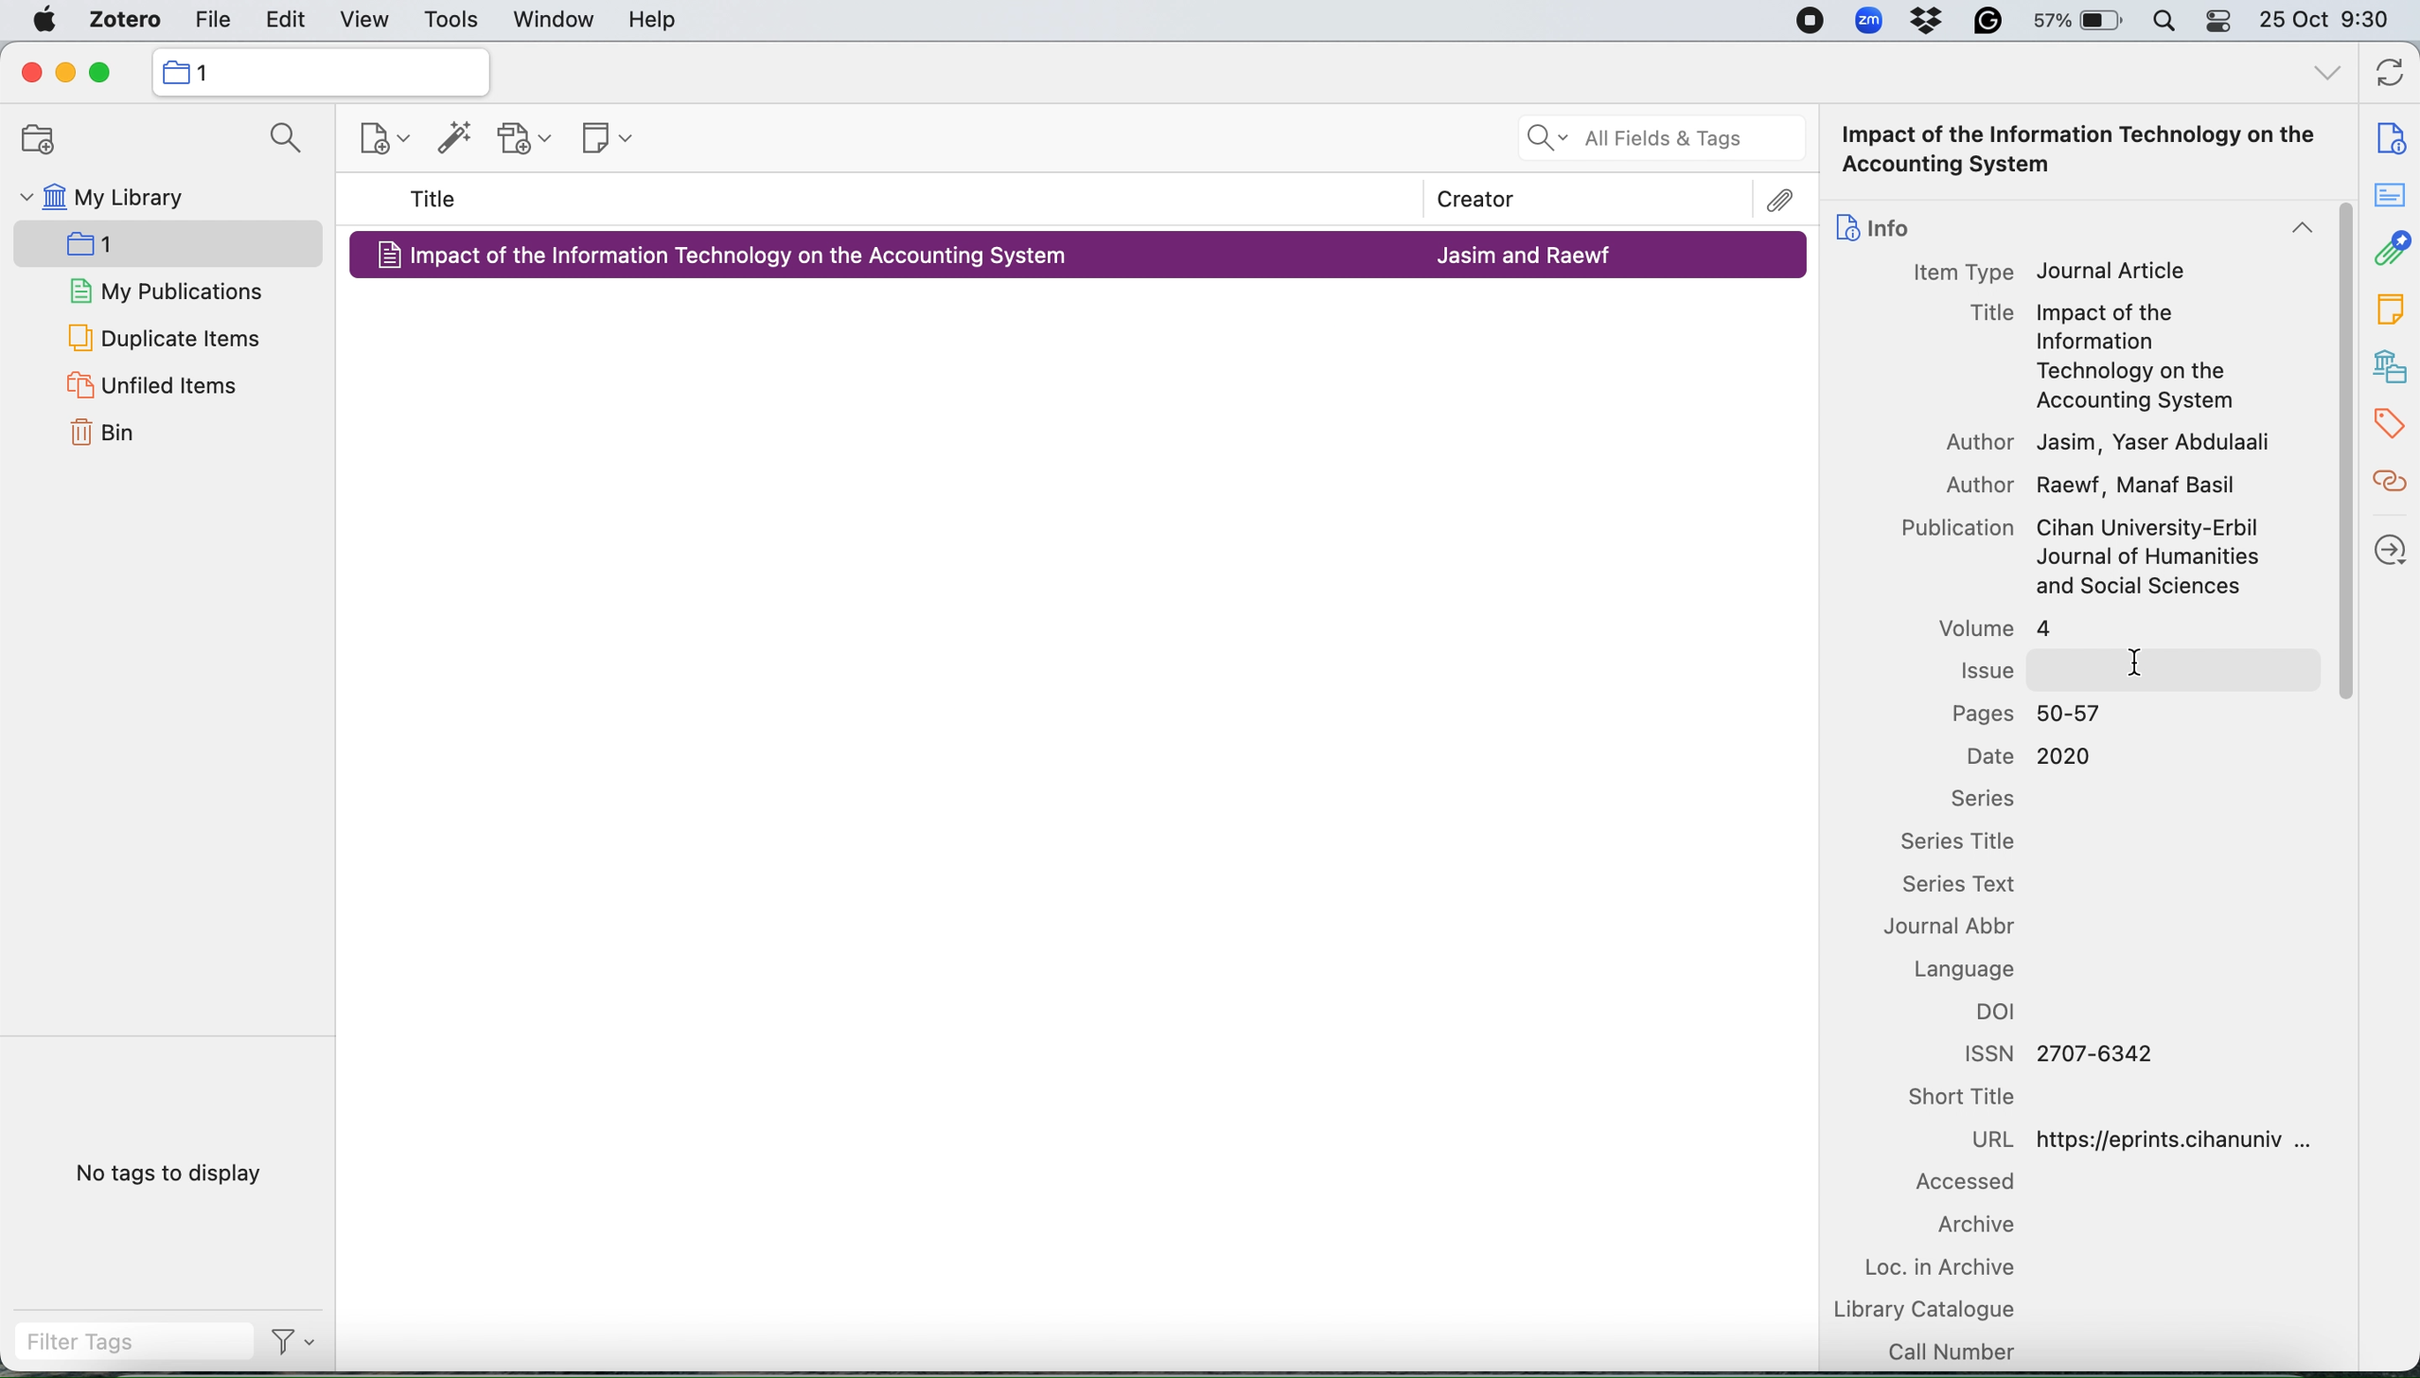 The image size is (2420, 1378). I want to click on Impact of the Information Technology on the Accounting System, so click(742, 256).